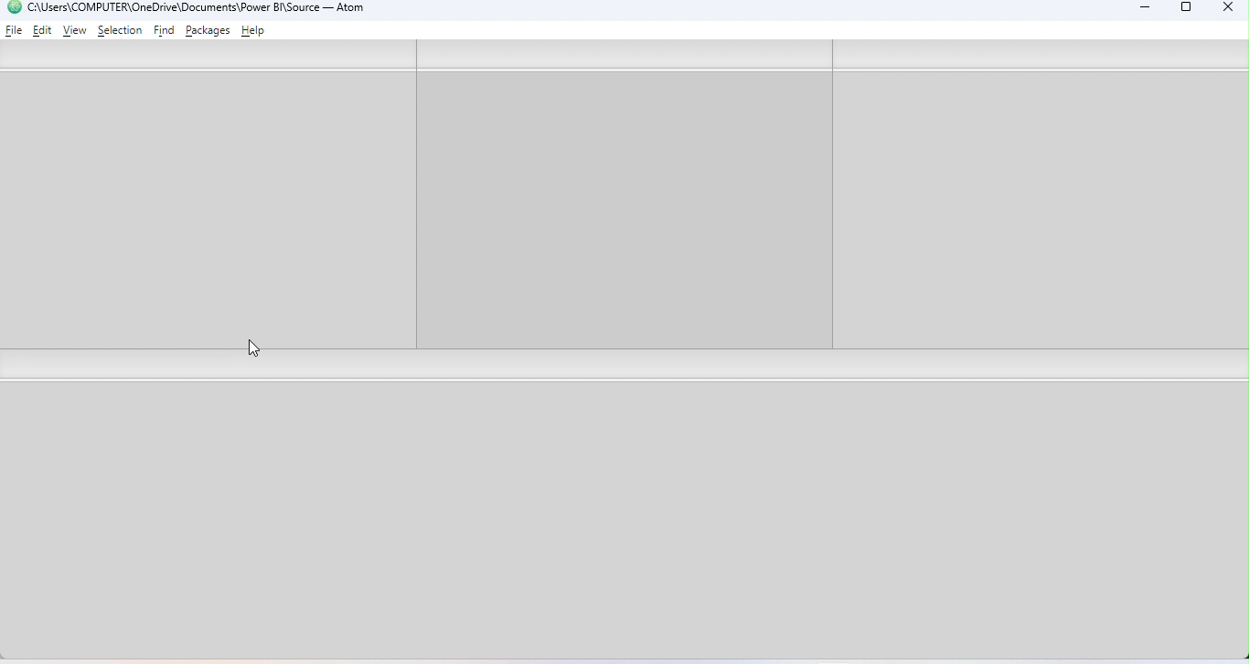 The width and height of the screenshot is (1249, 664). Describe the element at coordinates (1223, 9) in the screenshot. I see `Close` at that location.